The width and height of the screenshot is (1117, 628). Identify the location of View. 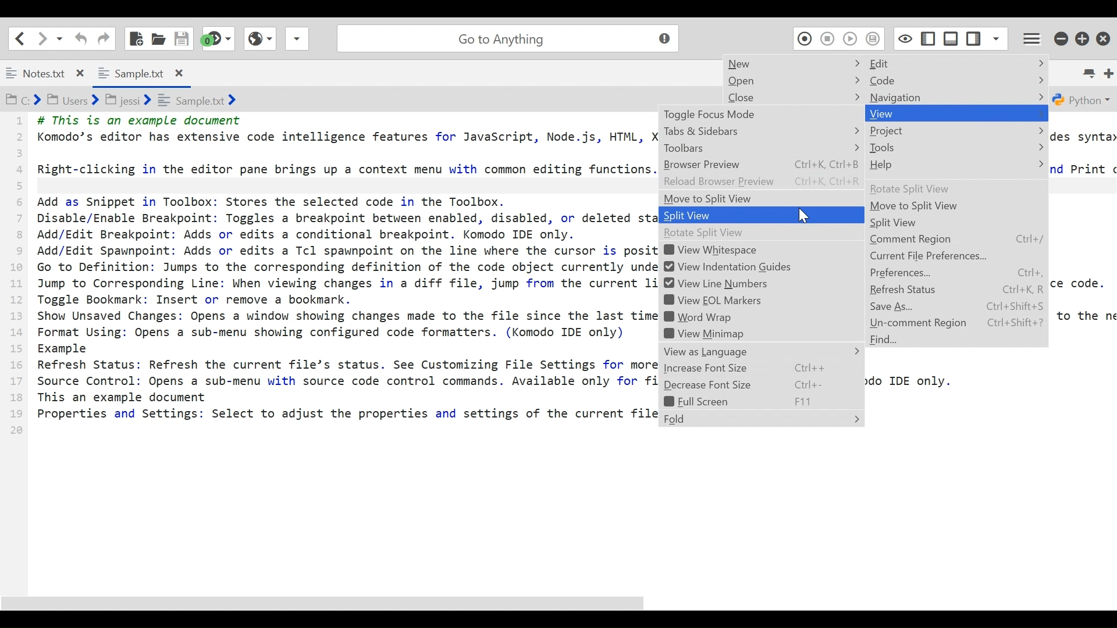
(955, 113).